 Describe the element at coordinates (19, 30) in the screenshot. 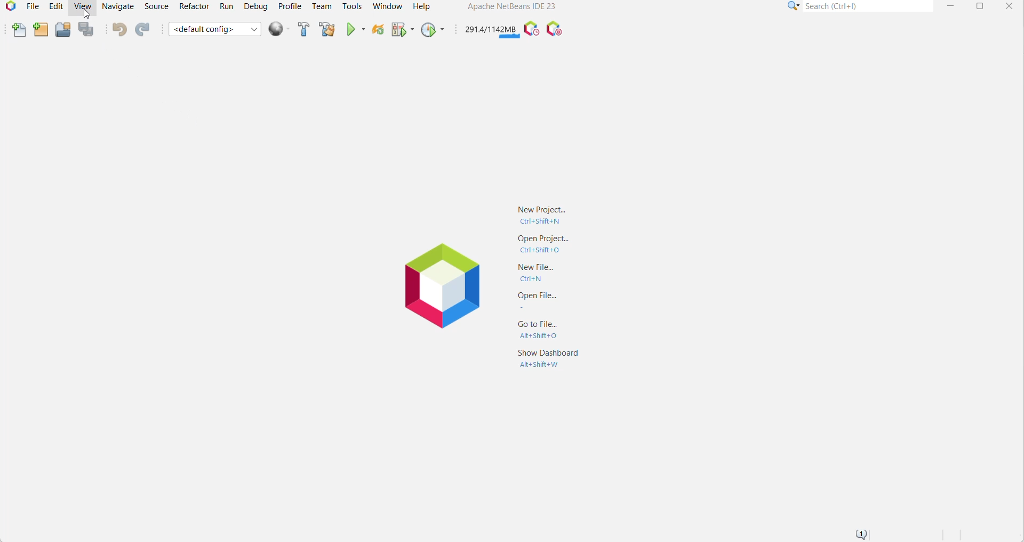

I see `New File` at that location.